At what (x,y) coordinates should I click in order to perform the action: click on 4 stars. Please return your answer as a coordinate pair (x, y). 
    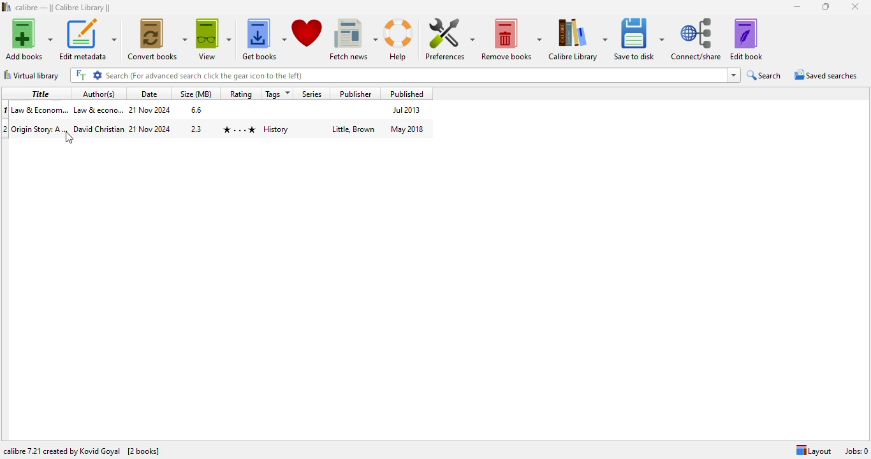
    Looking at the image, I should click on (238, 129).